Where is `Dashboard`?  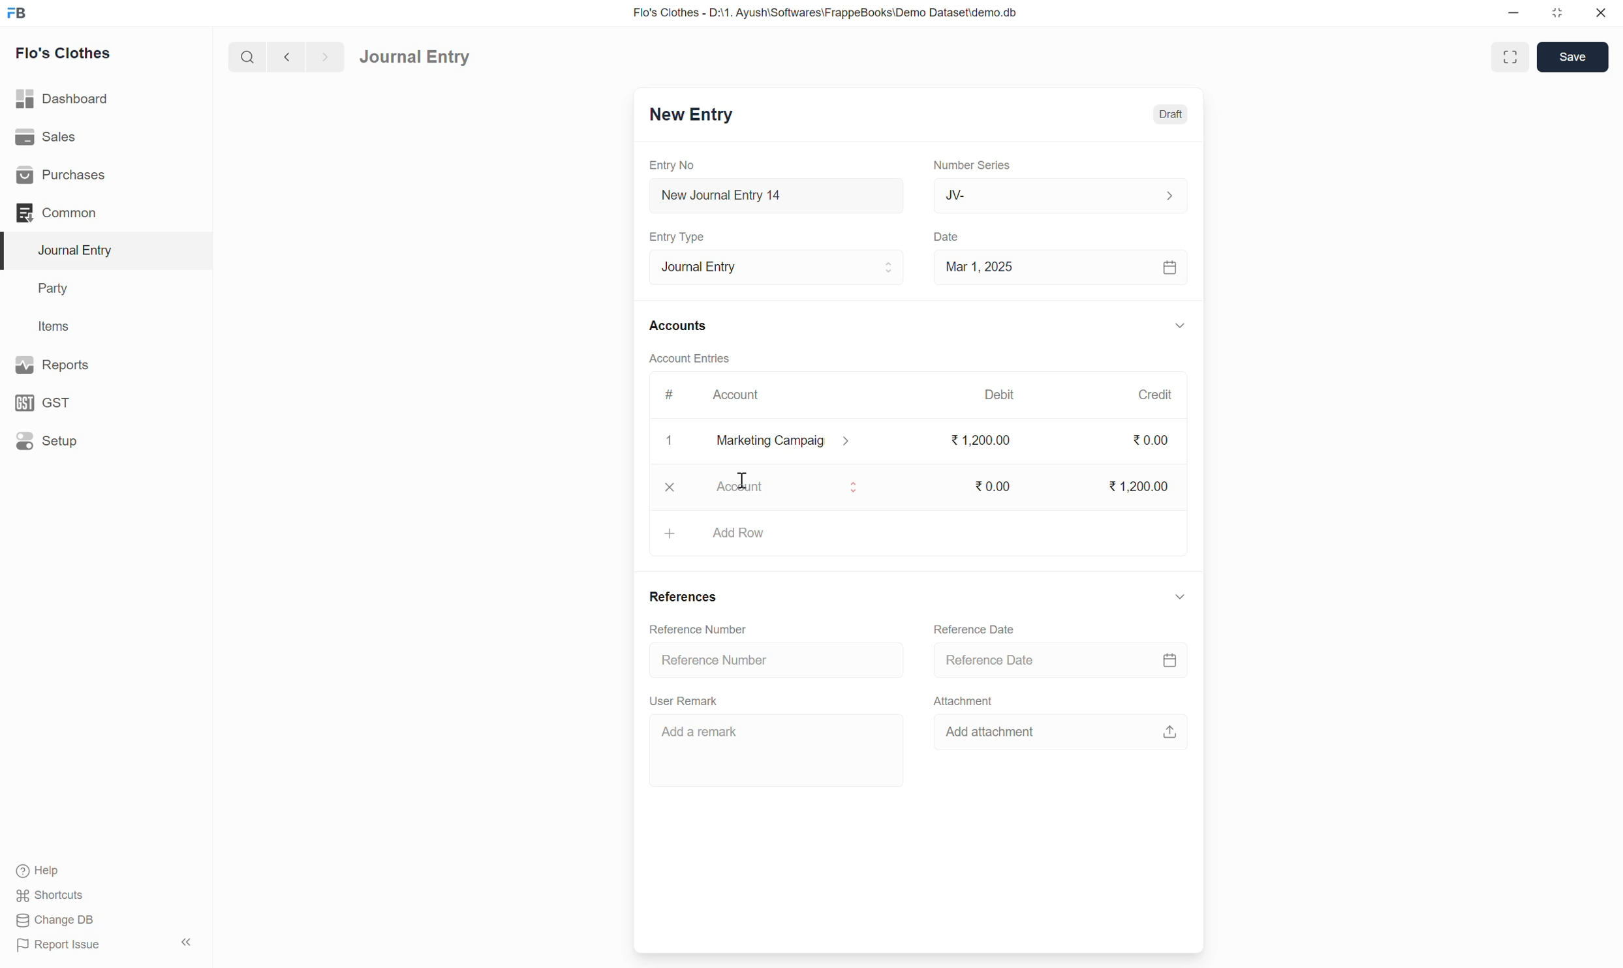
Dashboard is located at coordinates (63, 98).